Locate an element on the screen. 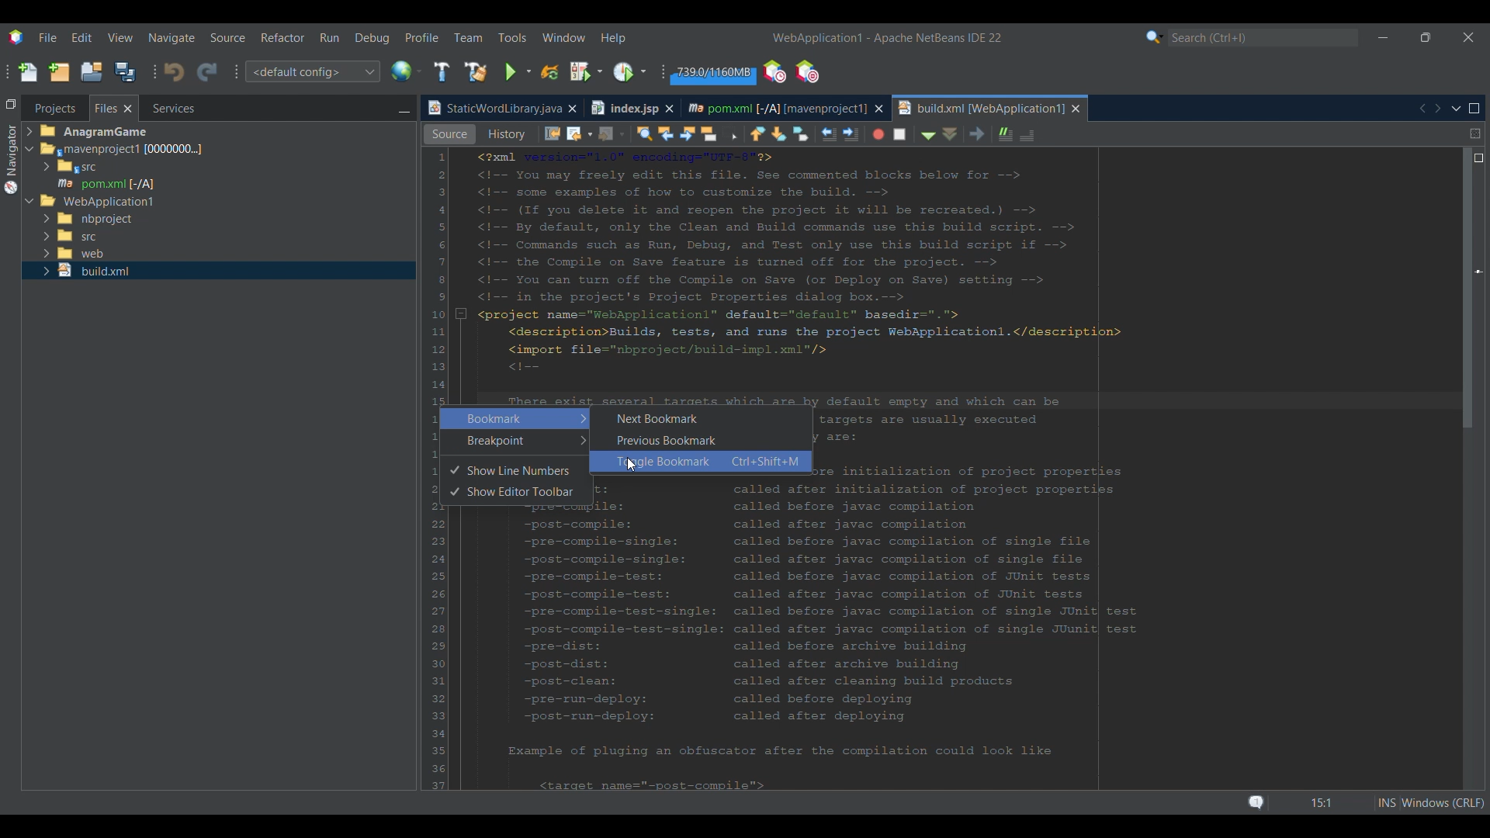 The image size is (1490, 838). Reload is located at coordinates (550, 72).